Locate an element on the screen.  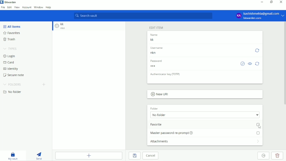
Trash is located at coordinates (10, 39).